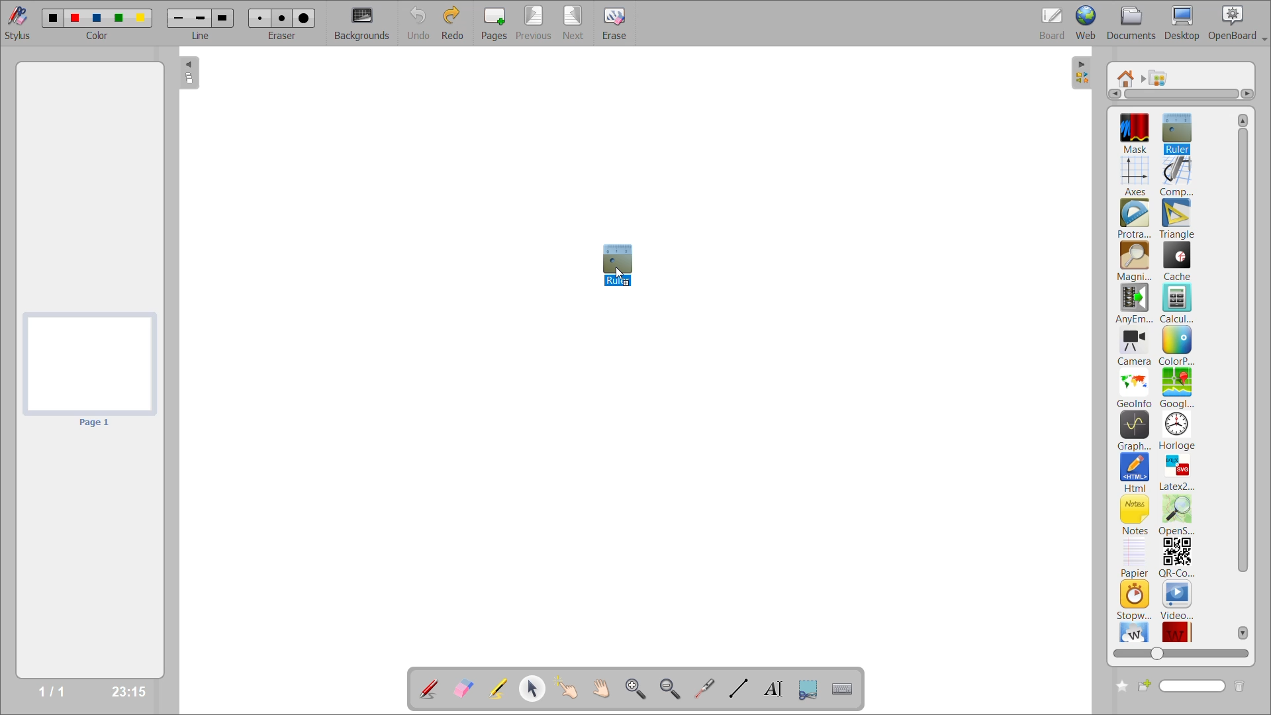 This screenshot has width=1271, height=715. What do you see at coordinates (96, 36) in the screenshot?
I see `color` at bounding box center [96, 36].